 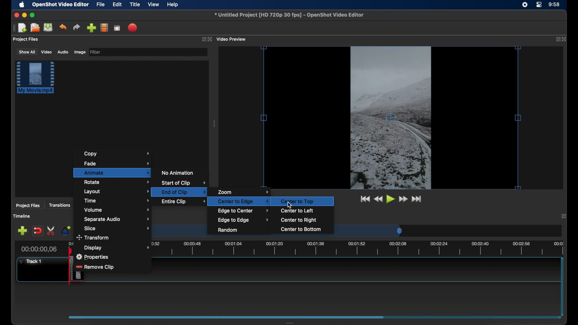 What do you see at coordinates (24, 15) in the screenshot?
I see `minimize` at bounding box center [24, 15].